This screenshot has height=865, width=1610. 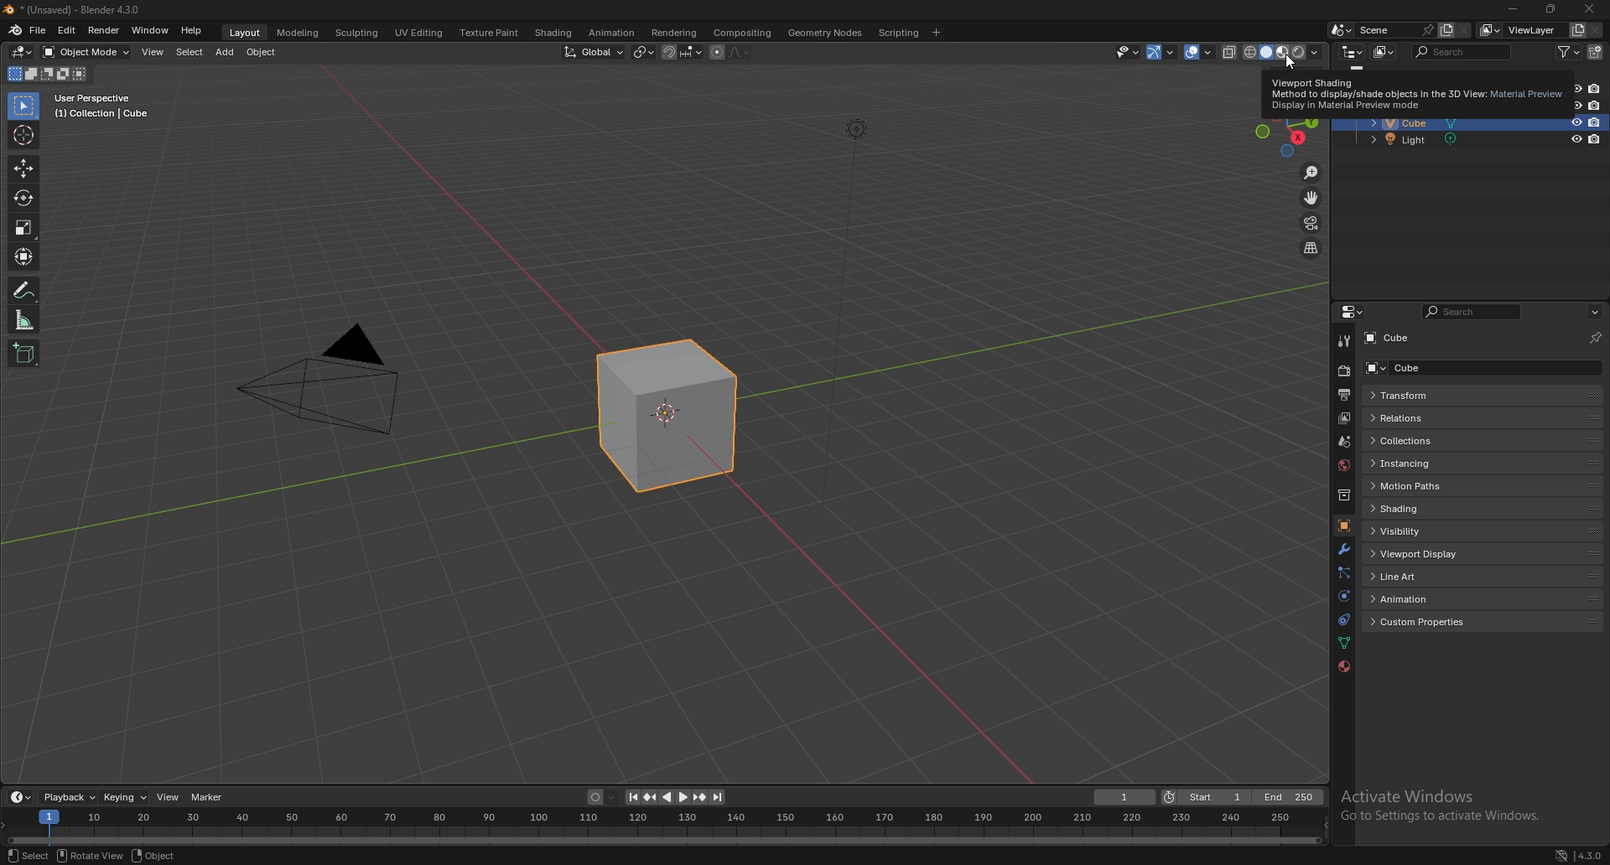 What do you see at coordinates (1343, 550) in the screenshot?
I see `modifier` at bounding box center [1343, 550].